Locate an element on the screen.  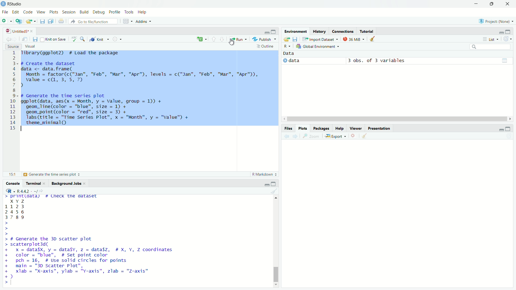
prompt cursor is located at coordinates (5, 229).